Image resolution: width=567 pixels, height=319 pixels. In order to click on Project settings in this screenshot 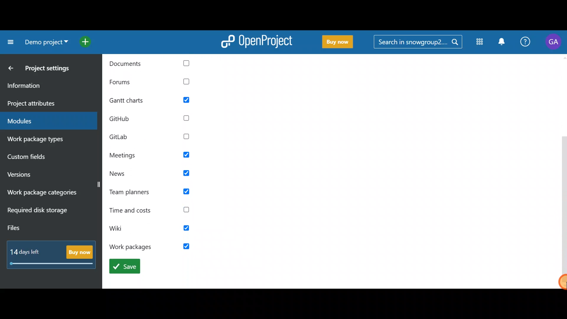, I will do `click(50, 70)`.